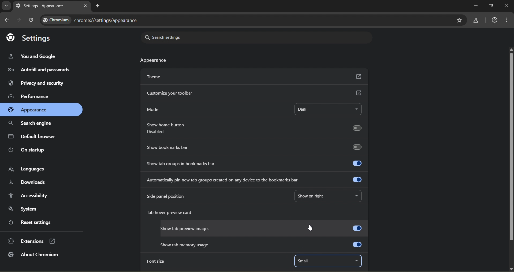  What do you see at coordinates (38, 6) in the screenshot?
I see `current tab` at bounding box center [38, 6].